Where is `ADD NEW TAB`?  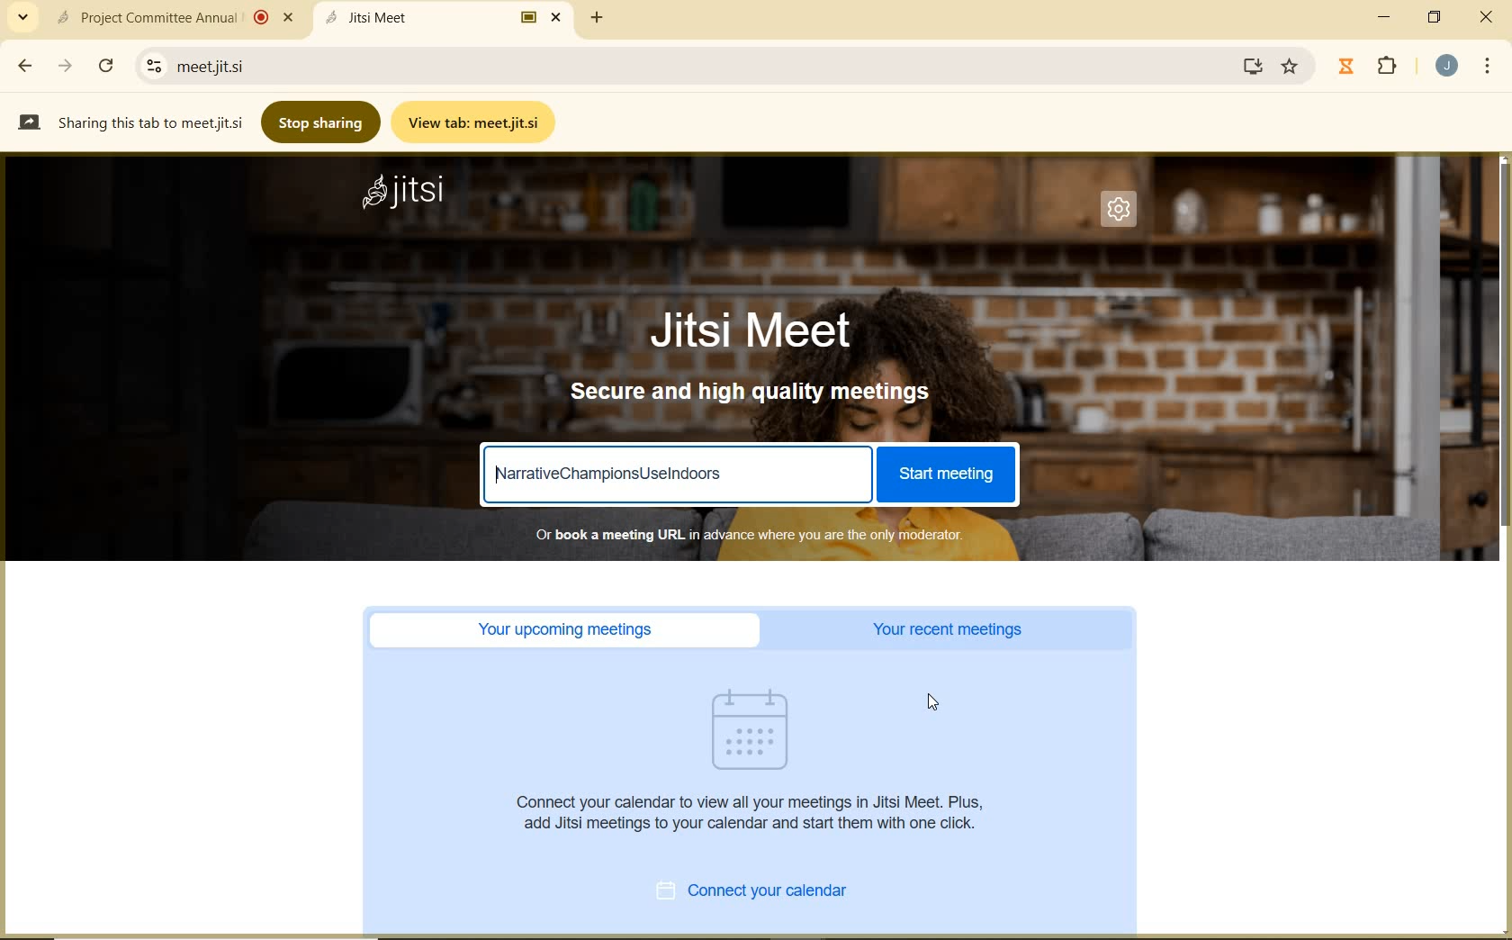
ADD NEW TAB is located at coordinates (598, 17).